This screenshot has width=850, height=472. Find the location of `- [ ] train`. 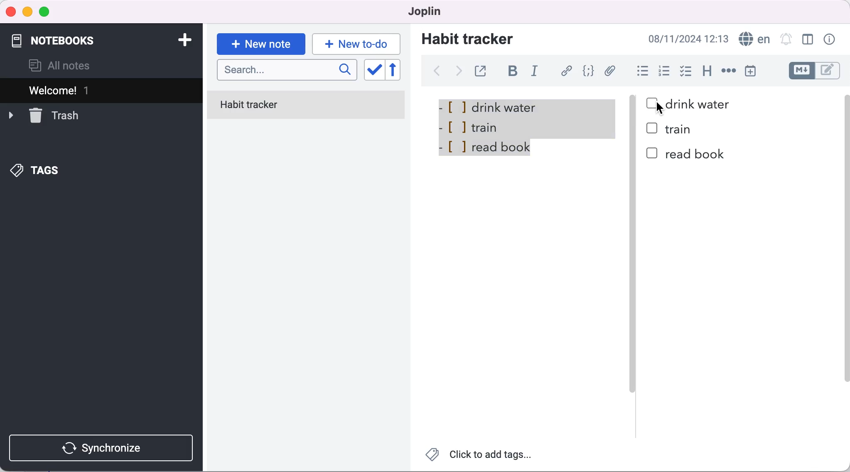

- [ ] train is located at coordinates (472, 125).